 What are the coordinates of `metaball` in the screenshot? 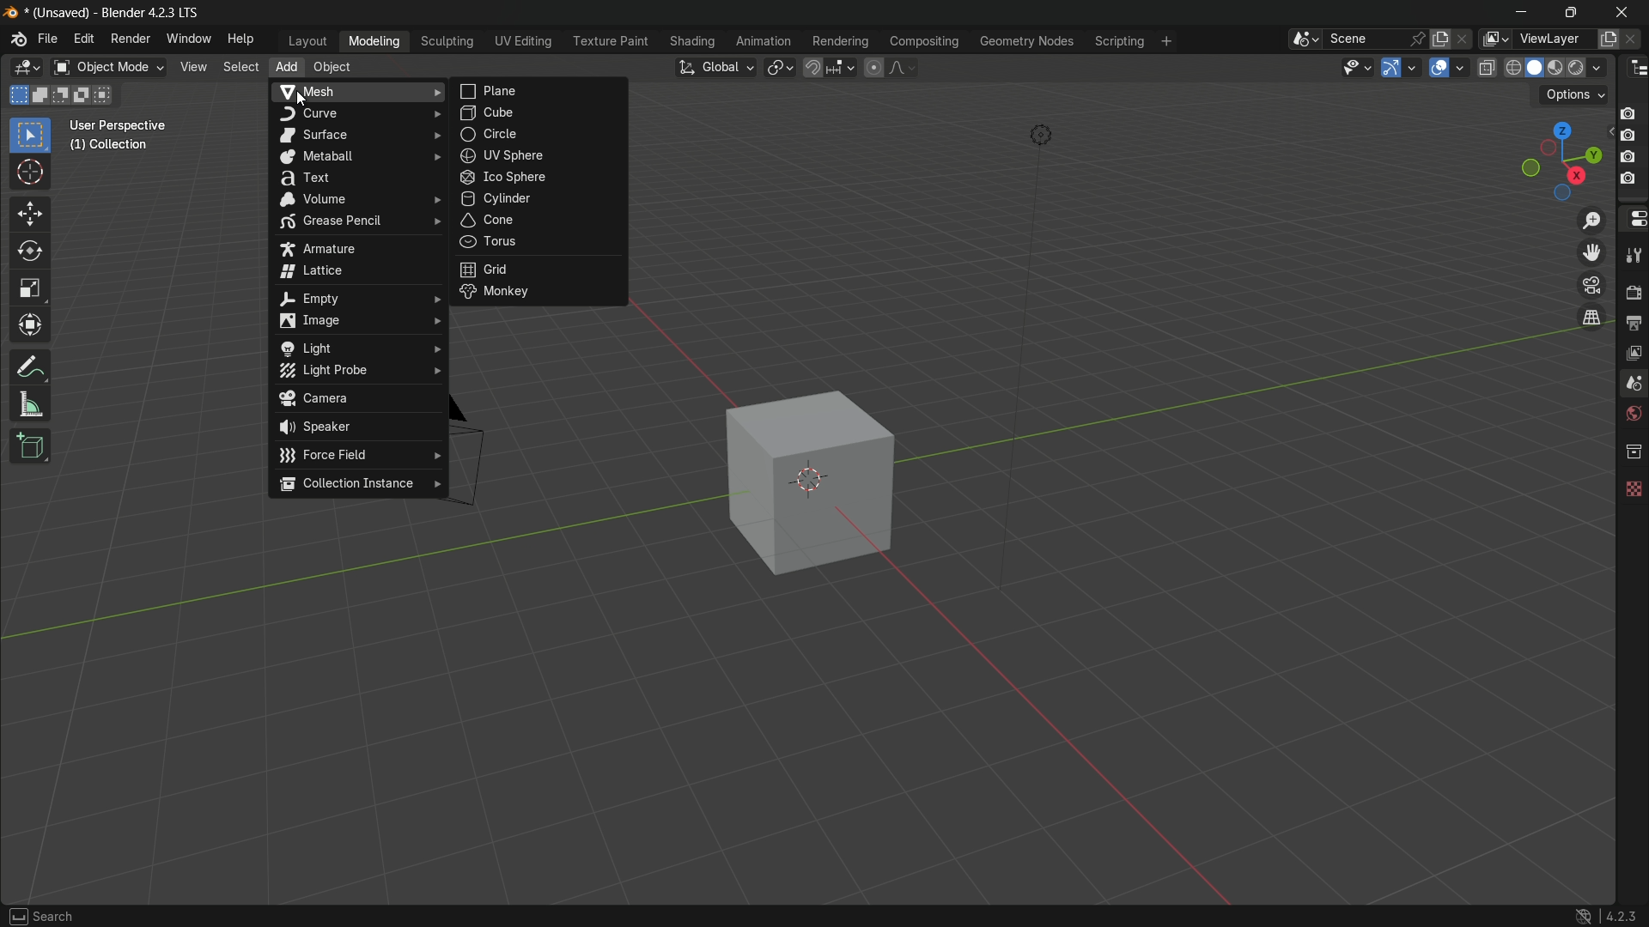 It's located at (359, 157).